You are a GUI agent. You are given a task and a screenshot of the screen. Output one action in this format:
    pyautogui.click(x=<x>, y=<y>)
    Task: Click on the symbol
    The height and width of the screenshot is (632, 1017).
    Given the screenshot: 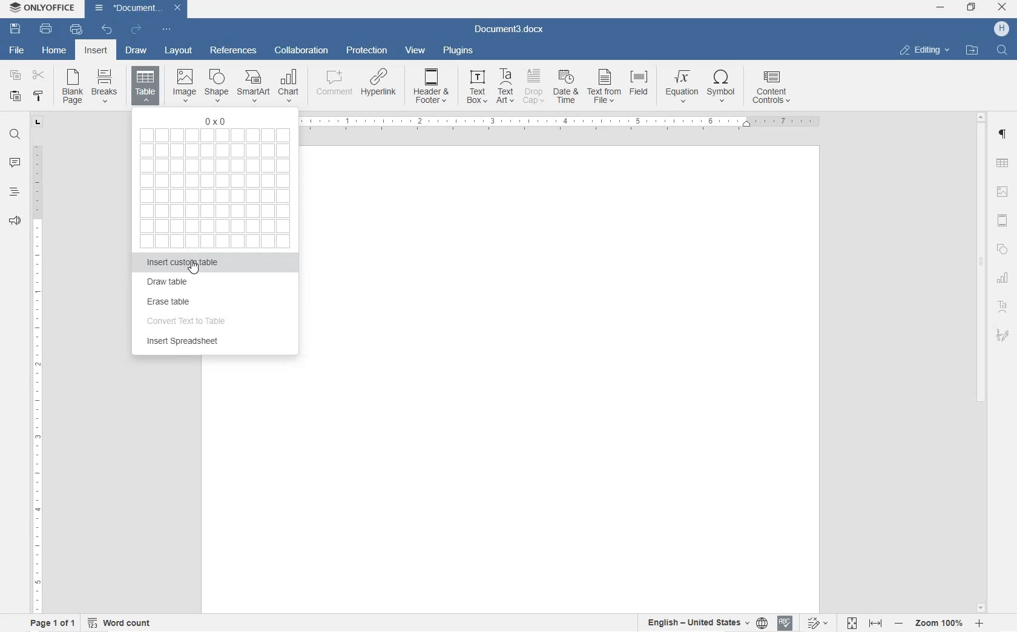 What is the action you would take?
    pyautogui.click(x=722, y=87)
    